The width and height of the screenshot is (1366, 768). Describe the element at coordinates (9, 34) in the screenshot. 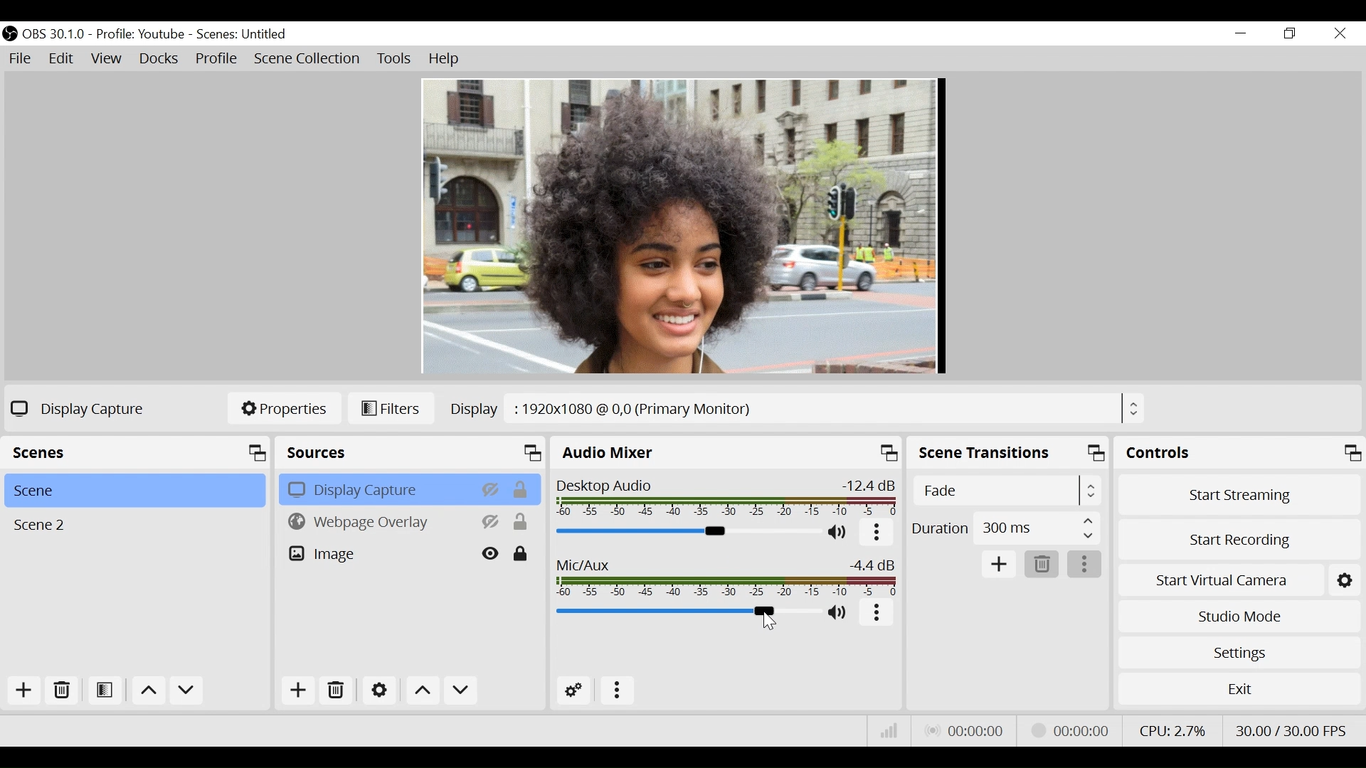

I see `OBS Studio Desktop Icon` at that location.